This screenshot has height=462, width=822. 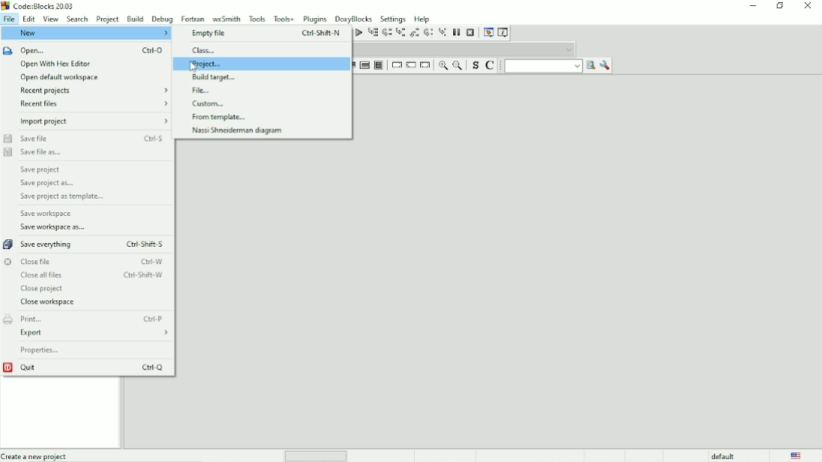 What do you see at coordinates (203, 90) in the screenshot?
I see `File` at bounding box center [203, 90].